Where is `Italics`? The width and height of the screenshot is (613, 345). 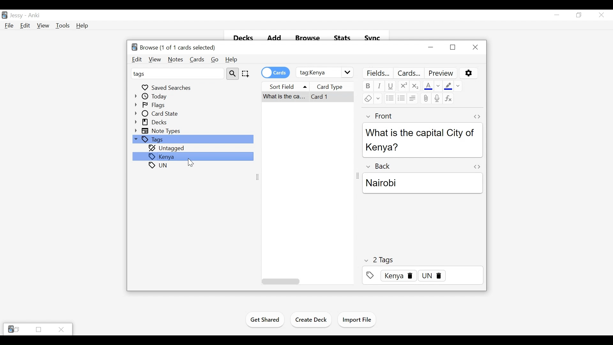
Italics is located at coordinates (380, 86).